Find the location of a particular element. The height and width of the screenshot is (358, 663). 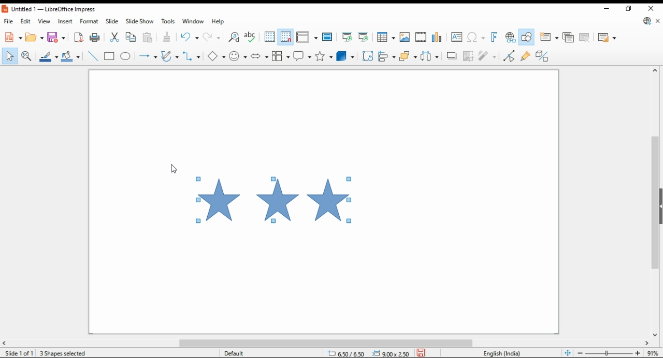

fit page to window is located at coordinates (568, 352).